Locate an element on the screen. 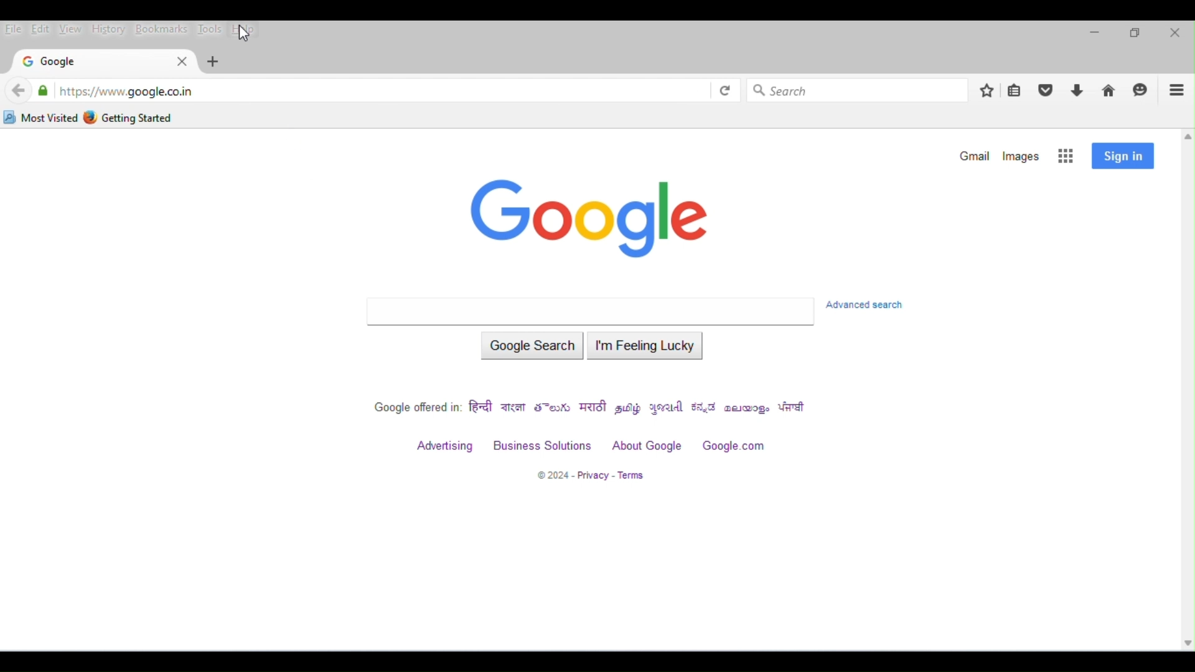 The width and height of the screenshot is (1195, 672). bookmarks is located at coordinates (161, 29).